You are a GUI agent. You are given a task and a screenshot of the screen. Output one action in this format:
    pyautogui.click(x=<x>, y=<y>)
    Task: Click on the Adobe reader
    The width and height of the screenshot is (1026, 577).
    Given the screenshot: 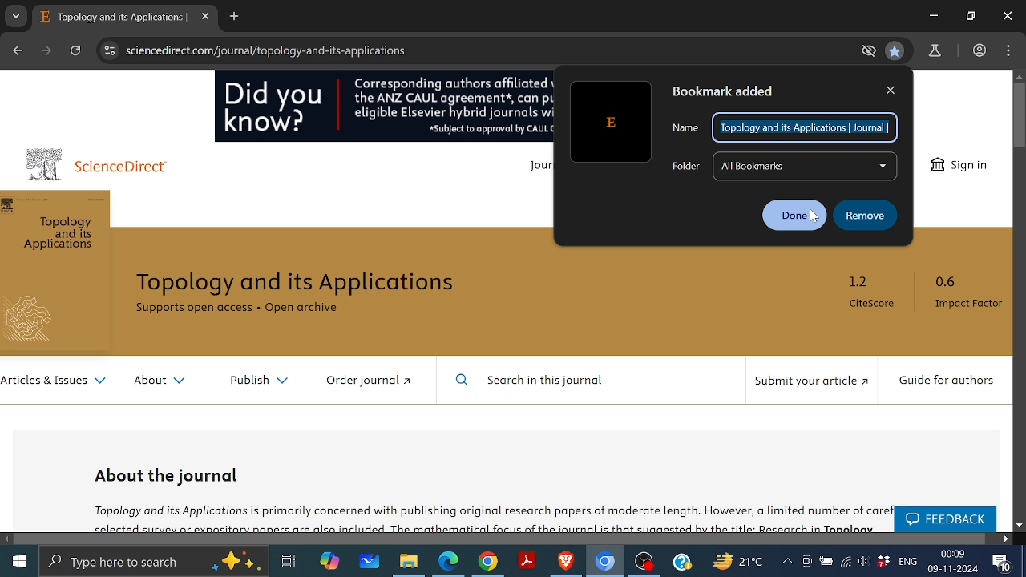 What is the action you would take?
    pyautogui.click(x=527, y=561)
    